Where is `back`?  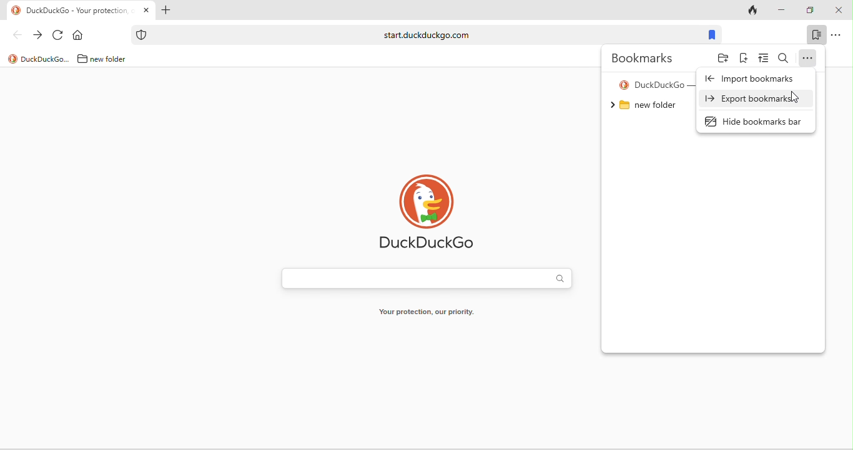 back is located at coordinates (17, 35).